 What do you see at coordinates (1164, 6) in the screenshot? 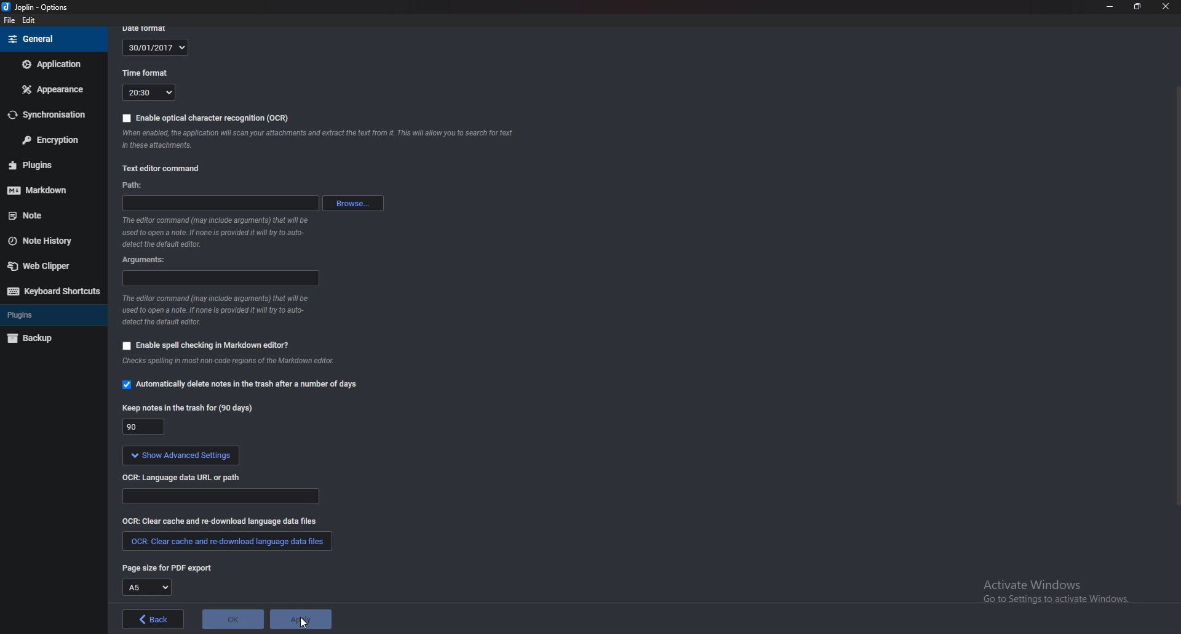
I see `close` at bounding box center [1164, 6].